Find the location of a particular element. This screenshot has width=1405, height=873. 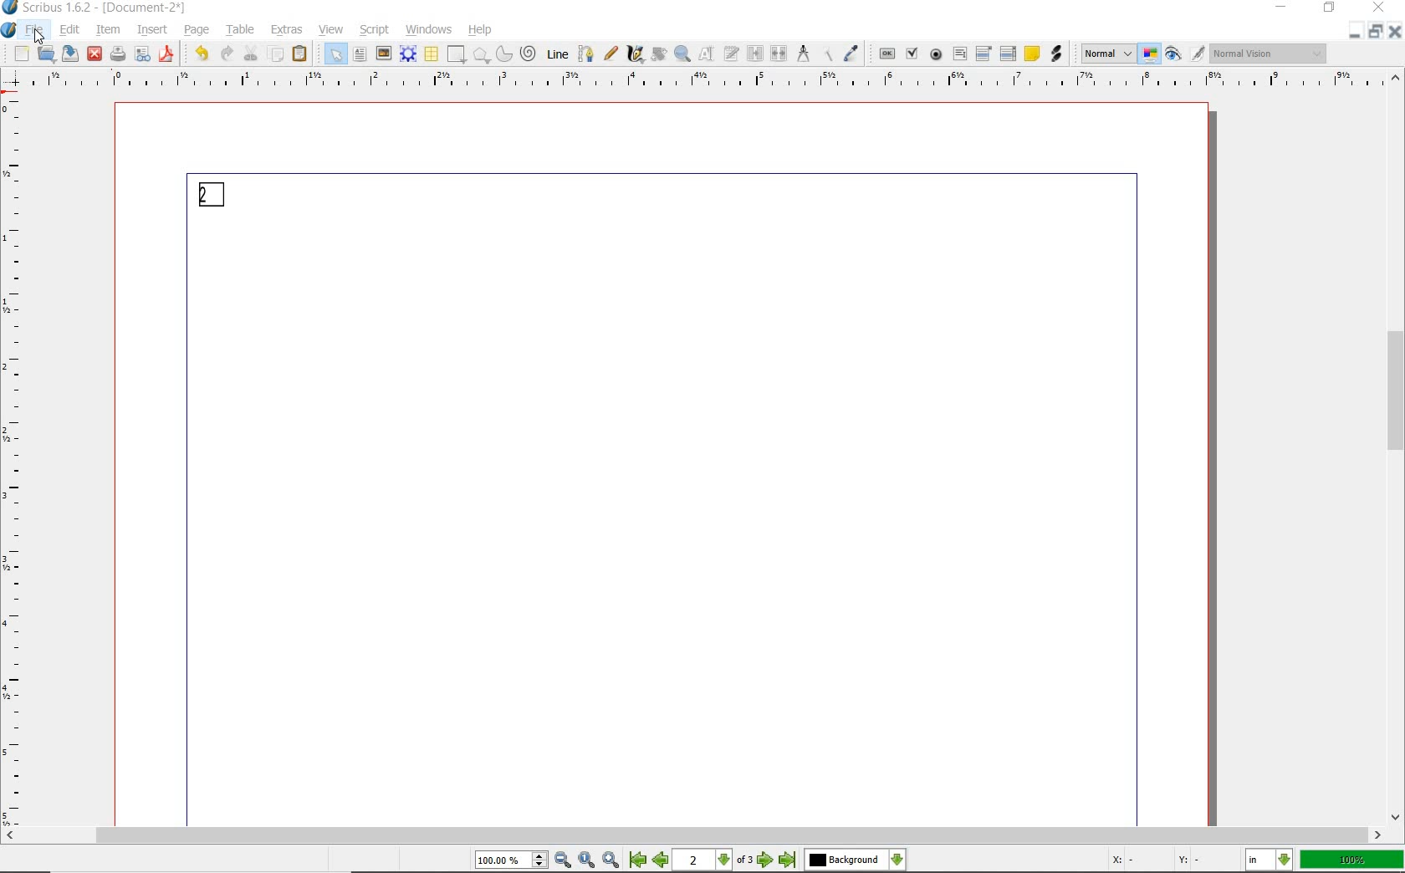

file is located at coordinates (36, 31).